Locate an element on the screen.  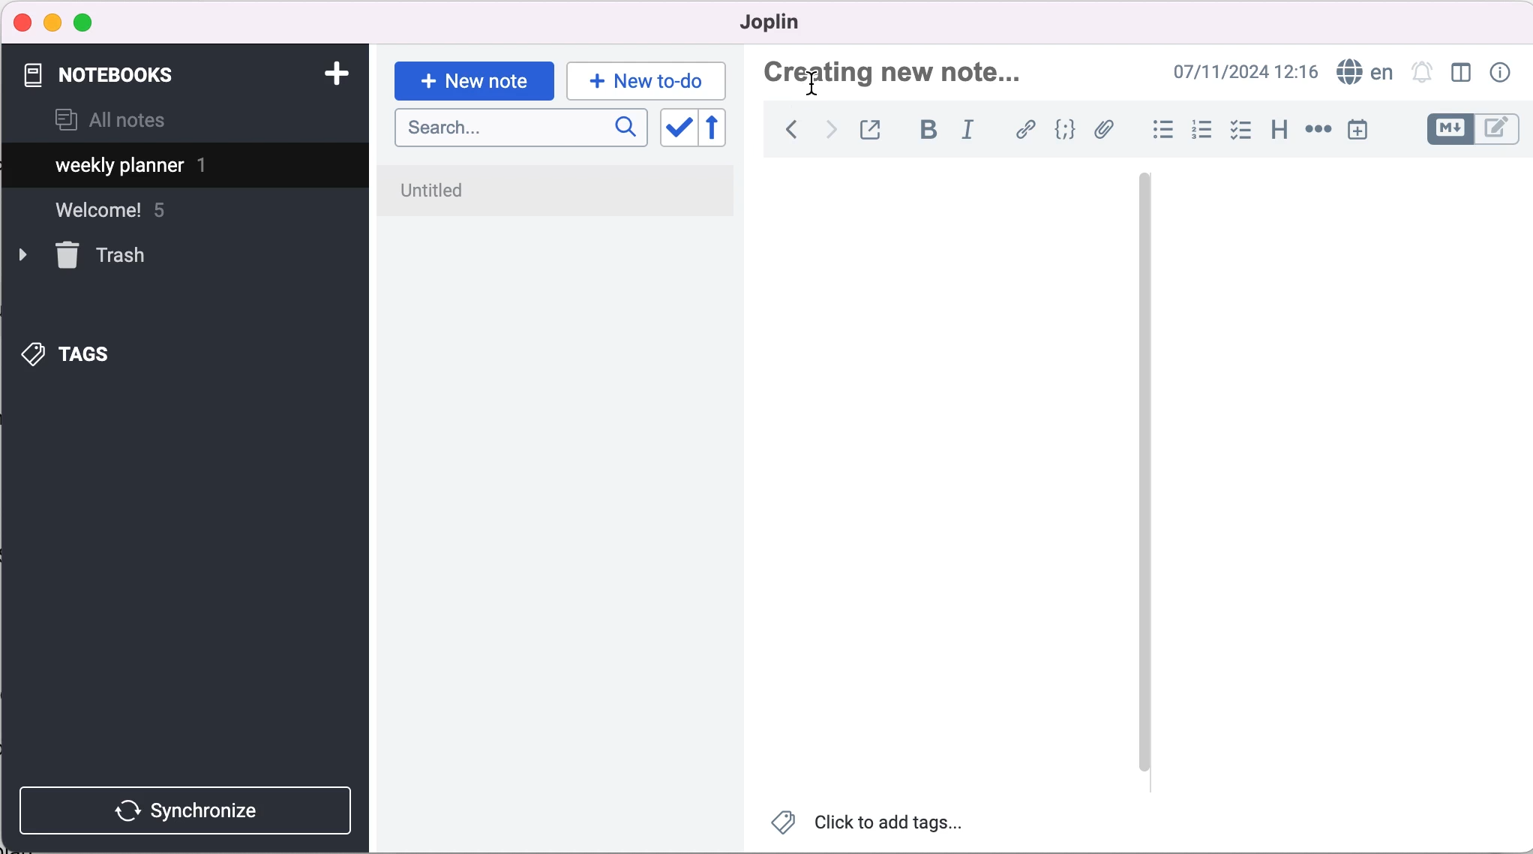
creating new note is located at coordinates (919, 77).